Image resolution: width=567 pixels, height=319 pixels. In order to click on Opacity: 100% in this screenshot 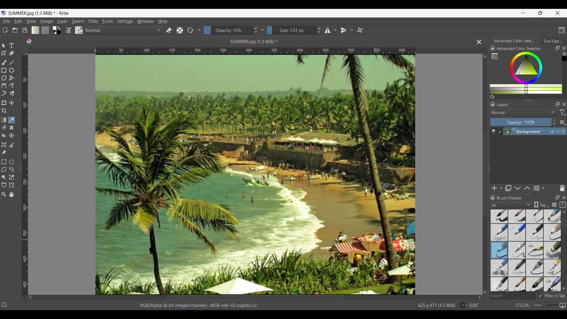, I will do `click(521, 122)`.